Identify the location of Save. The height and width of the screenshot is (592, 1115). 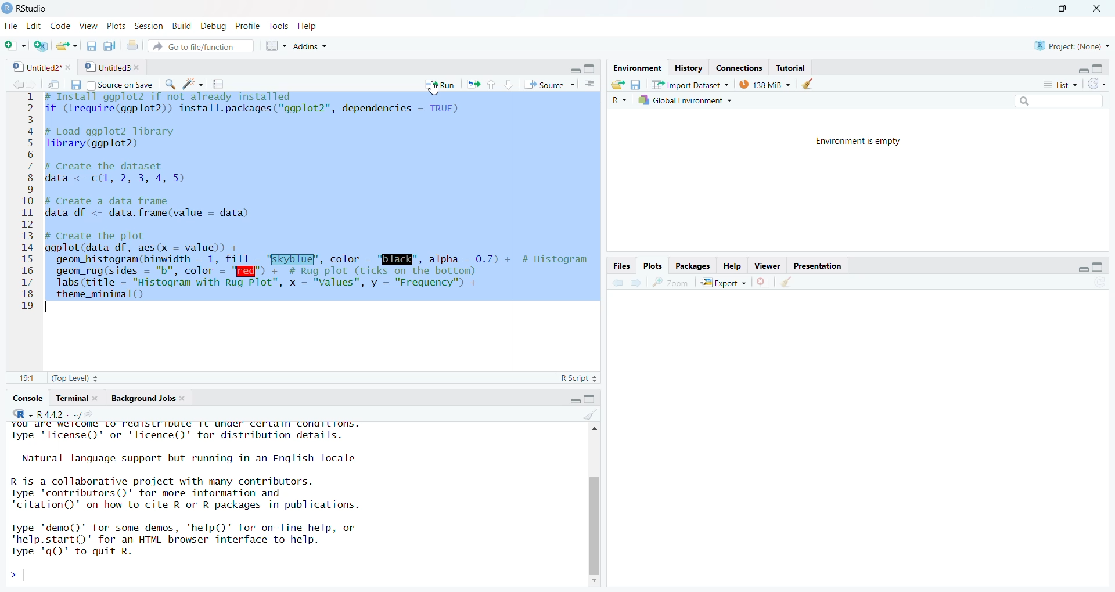
(639, 83).